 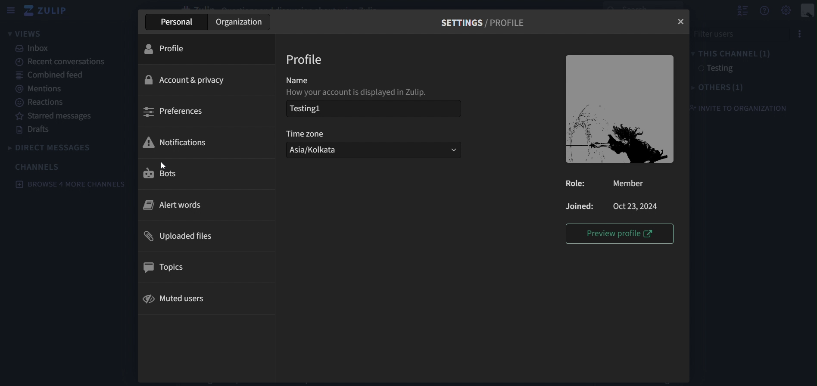 What do you see at coordinates (171, 49) in the screenshot?
I see `profile` at bounding box center [171, 49].